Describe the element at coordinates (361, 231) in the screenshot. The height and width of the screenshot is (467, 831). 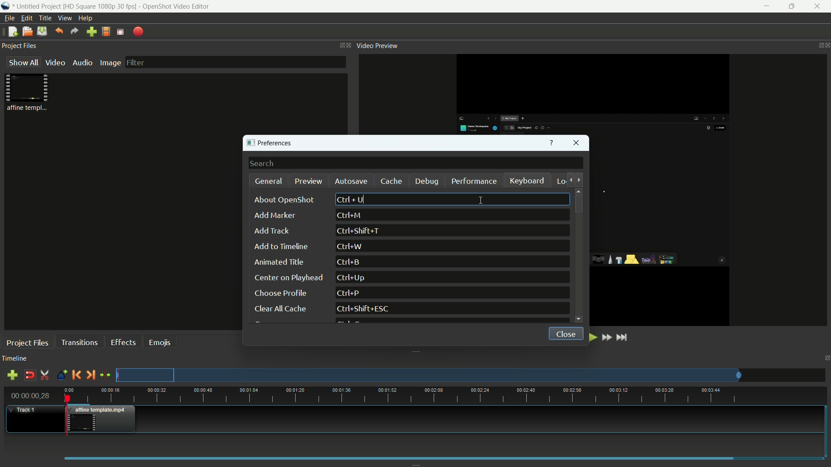
I see `keyboard shortcut` at that location.